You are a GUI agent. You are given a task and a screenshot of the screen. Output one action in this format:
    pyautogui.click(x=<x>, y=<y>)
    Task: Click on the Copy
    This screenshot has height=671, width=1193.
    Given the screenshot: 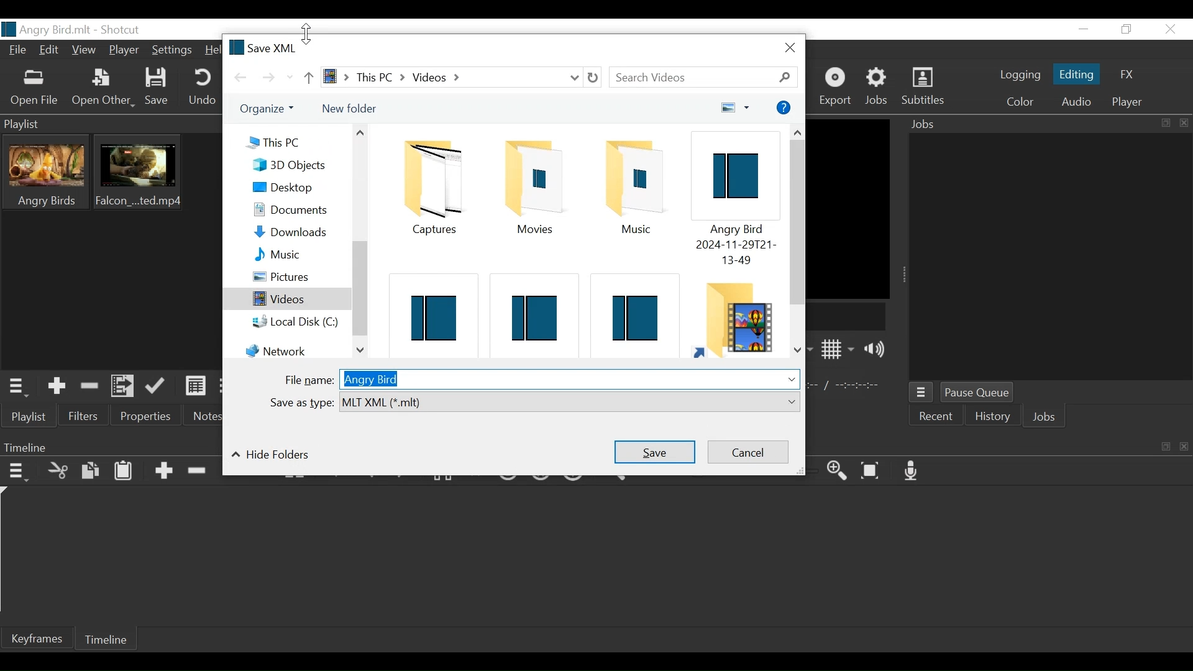 What is the action you would take?
    pyautogui.click(x=93, y=471)
    